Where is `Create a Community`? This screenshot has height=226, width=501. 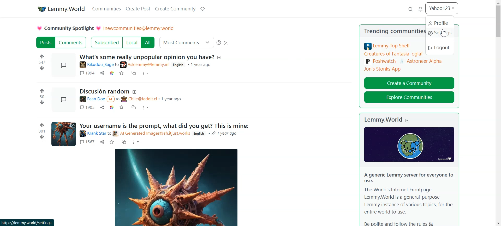 Create a Community is located at coordinates (409, 82).